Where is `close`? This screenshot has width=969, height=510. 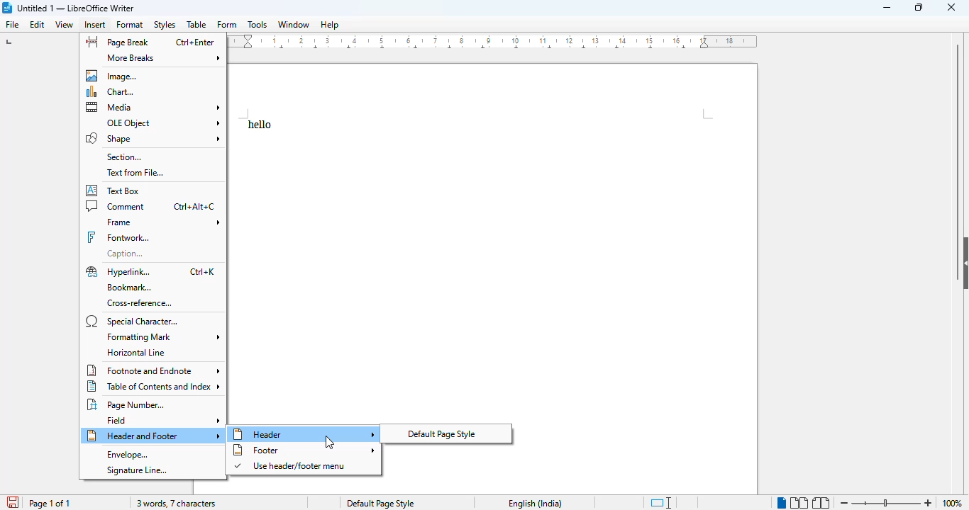
close is located at coordinates (951, 8).